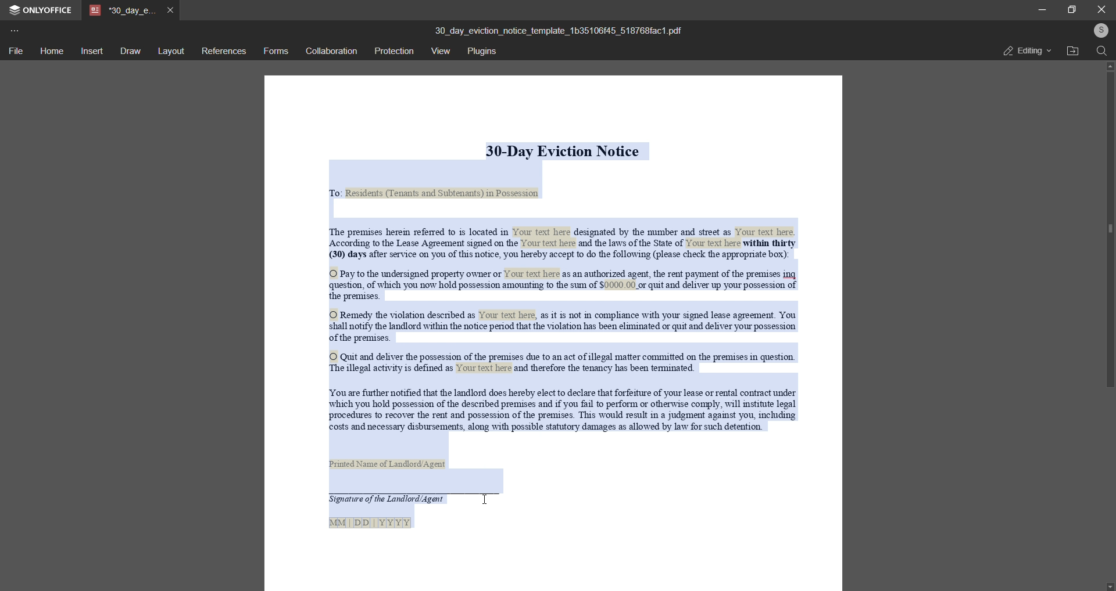 Image resolution: width=1116 pixels, height=591 pixels. I want to click on scroll up, so click(1108, 66).